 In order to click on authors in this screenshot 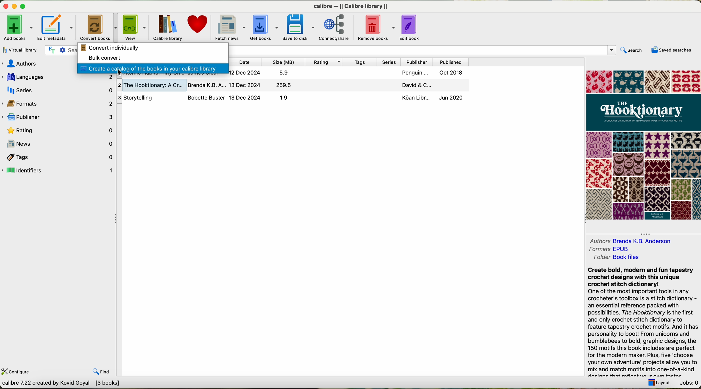, I will do `click(598, 241)`.